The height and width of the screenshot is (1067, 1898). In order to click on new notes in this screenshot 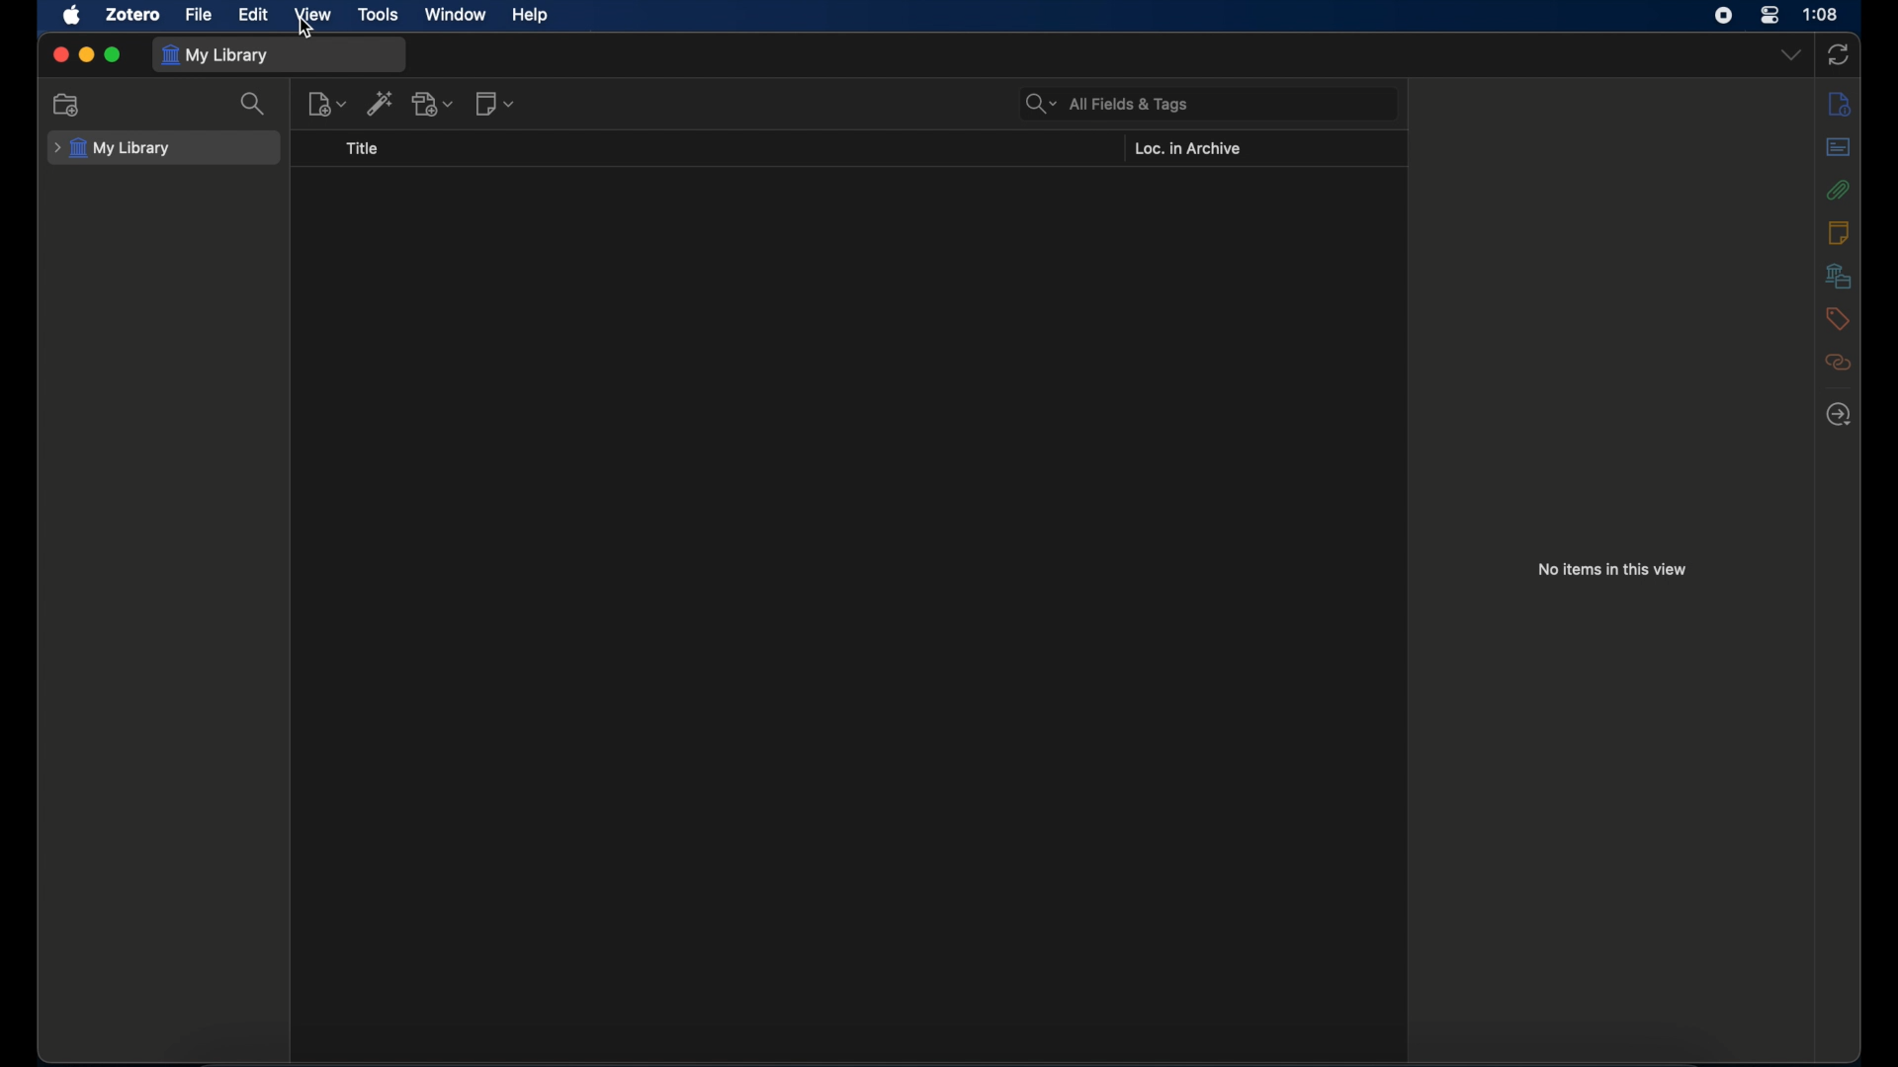, I will do `click(496, 104)`.